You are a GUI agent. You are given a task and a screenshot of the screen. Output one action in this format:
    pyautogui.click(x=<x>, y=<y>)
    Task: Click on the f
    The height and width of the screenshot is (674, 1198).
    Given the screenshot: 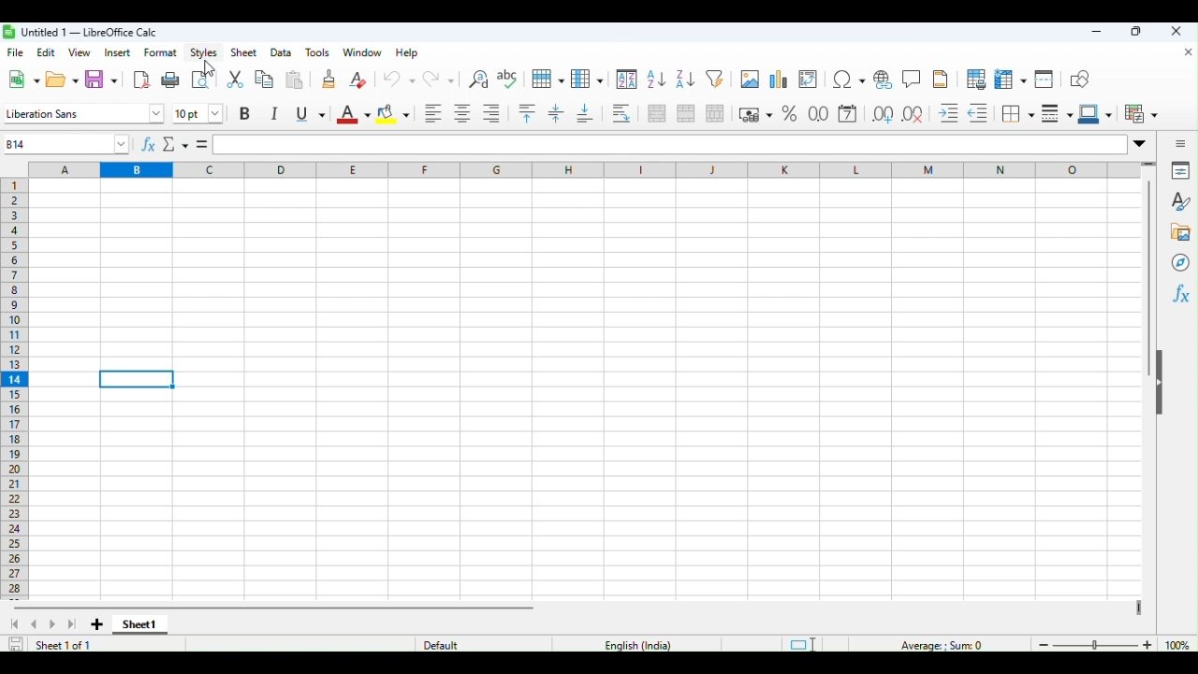 What is the action you would take?
    pyautogui.click(x=430, y=169)
    